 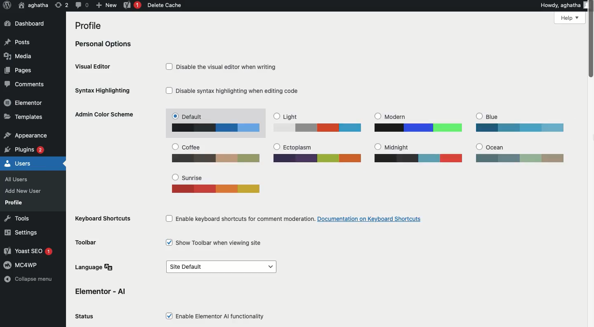 I want to click on Midnight, so click(x=419, y=152).